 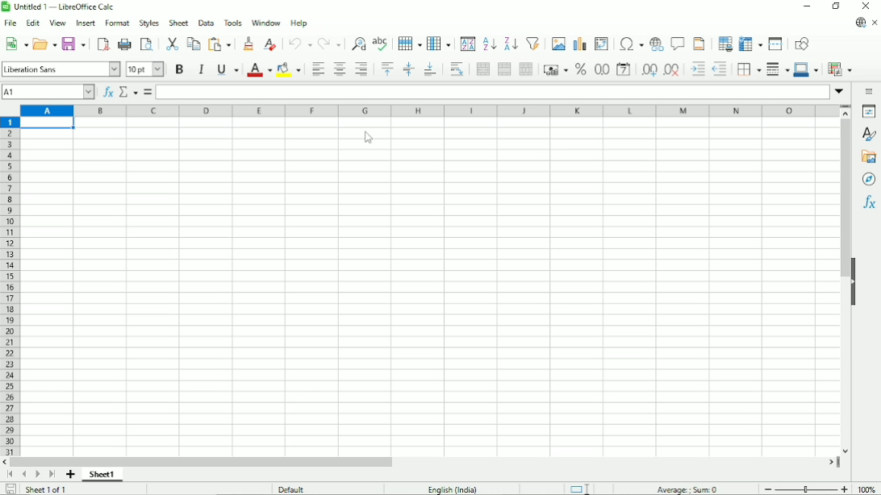 I want to click on Format, so click(x=117, y=23).